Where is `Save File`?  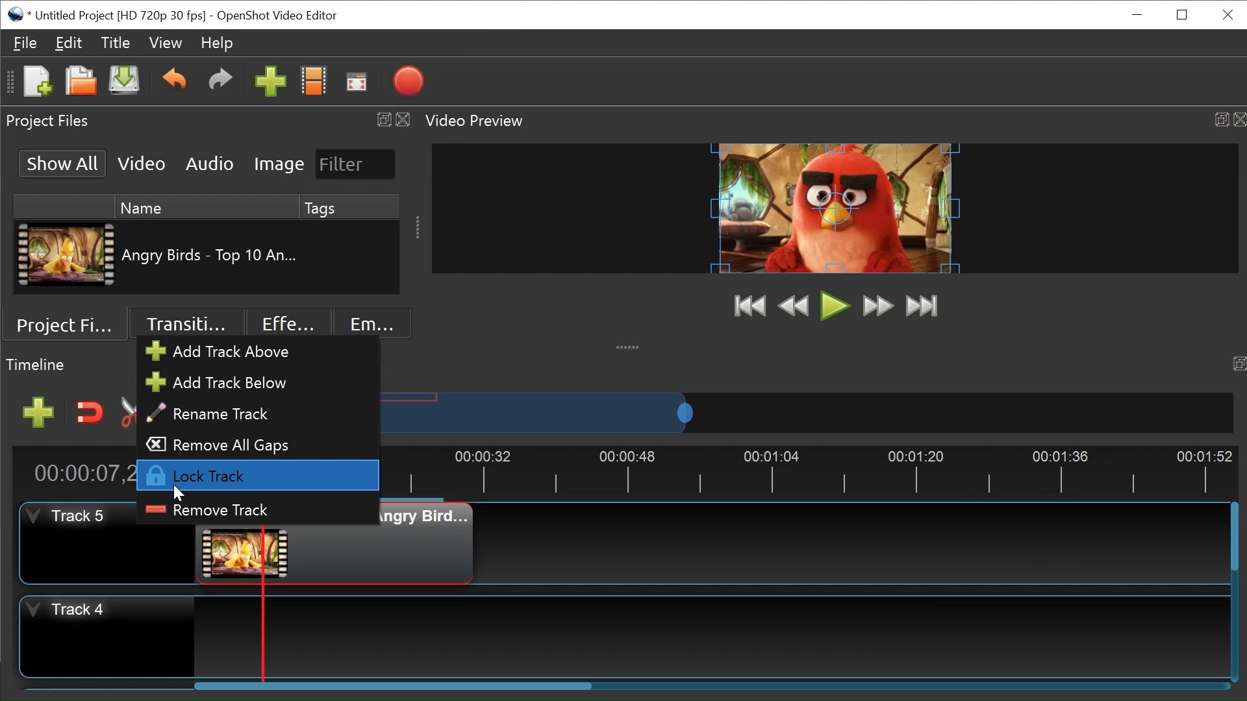 Save File is located at coordinates (124, 83).